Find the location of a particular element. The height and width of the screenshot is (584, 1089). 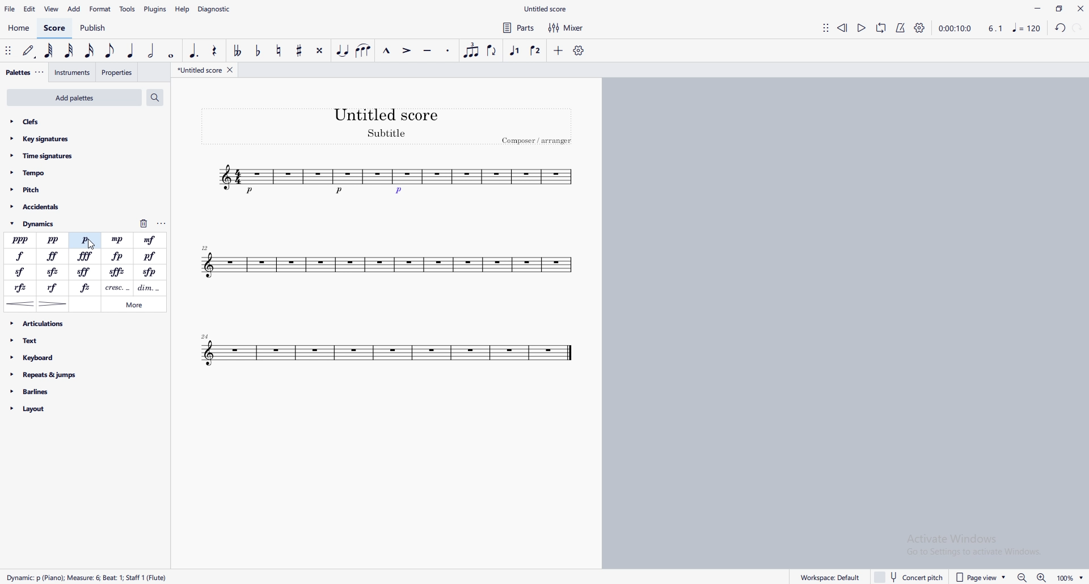

64th note is located at coordinates (49, 51).